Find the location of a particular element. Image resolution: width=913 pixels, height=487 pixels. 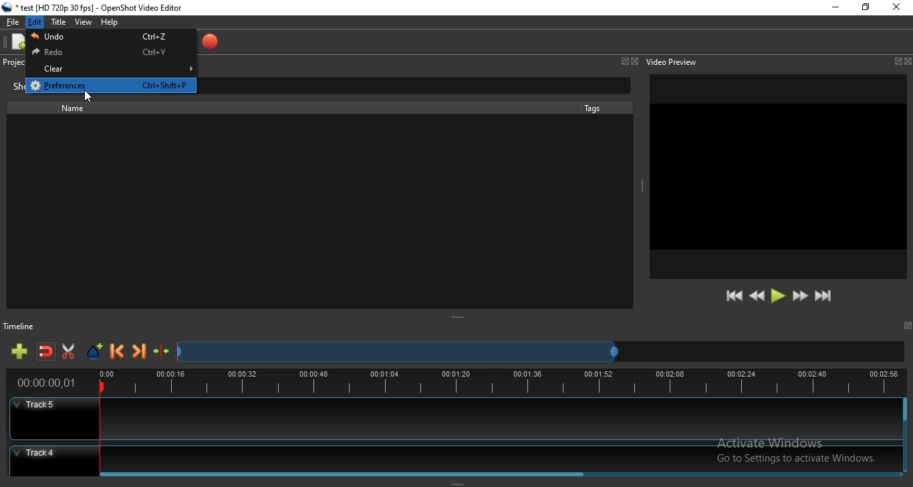

preference is located at coordinates (114, 85).